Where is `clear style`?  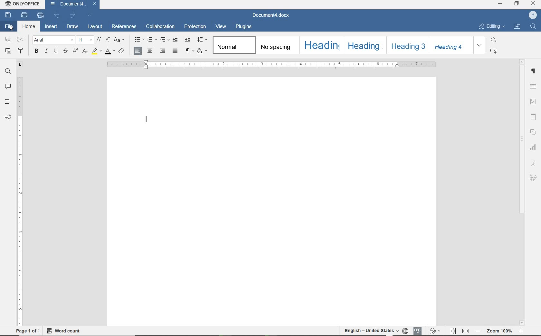 clear style is located at coordinates (123, 51).